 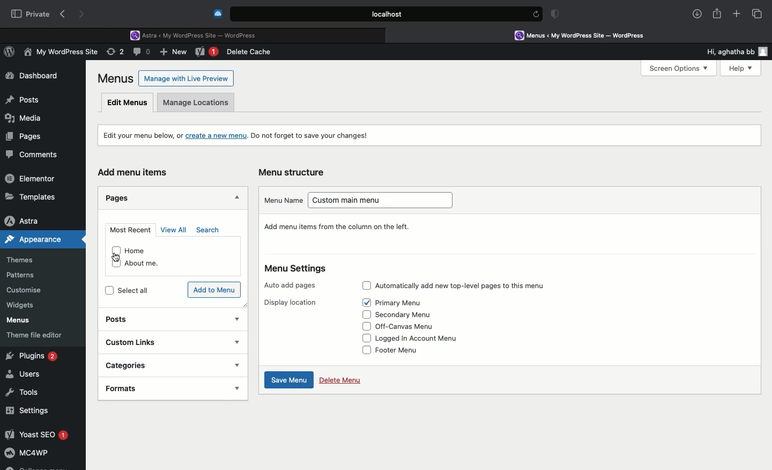 I want to click on show, so click(x=236, y=365).